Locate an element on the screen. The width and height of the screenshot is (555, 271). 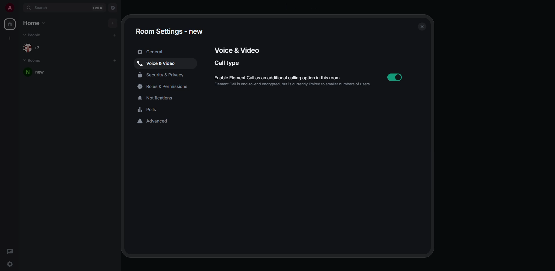
room options is located at coordinates (108, 72).